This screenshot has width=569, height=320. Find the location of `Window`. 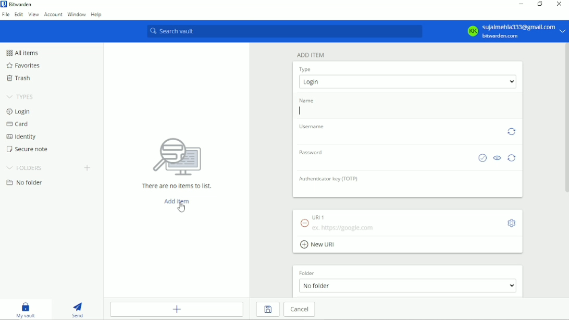

Window is located at coordinates (77, 14).